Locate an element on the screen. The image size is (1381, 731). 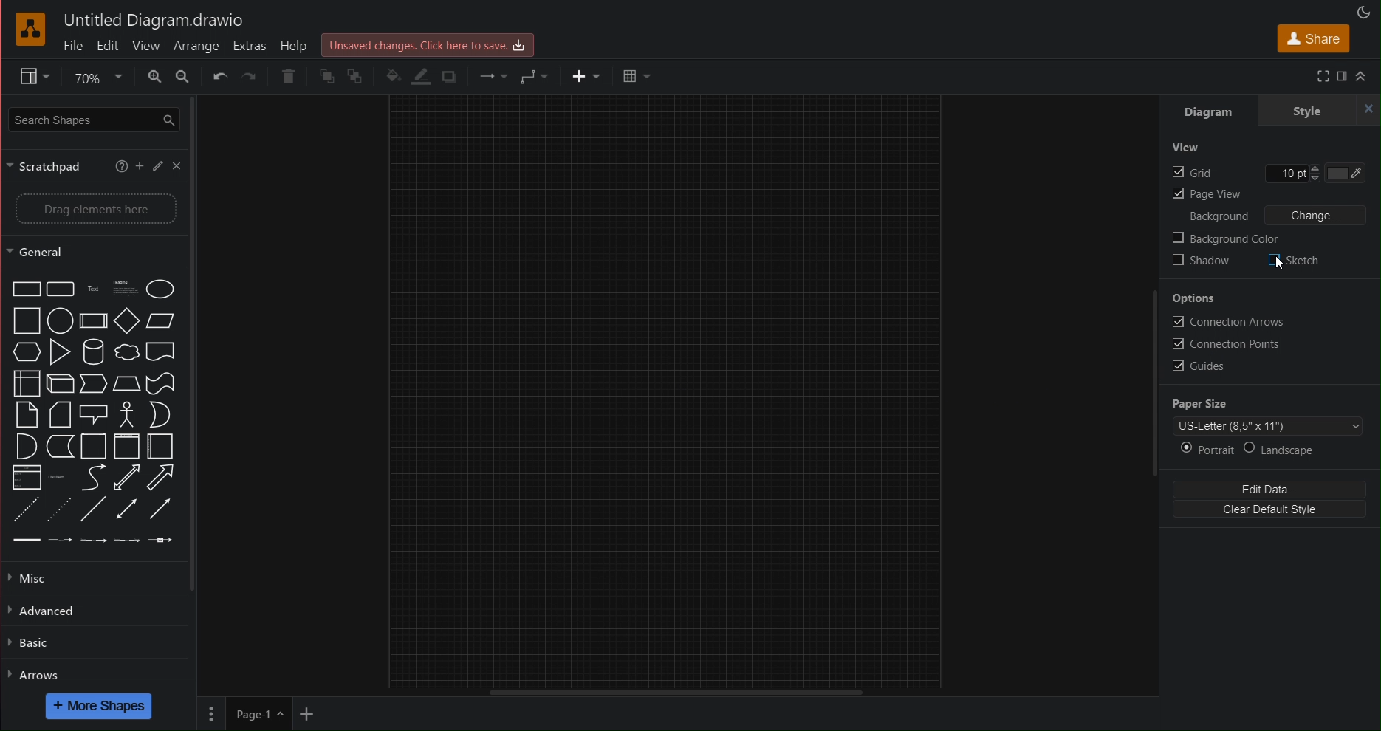
Drag elements is located at coordinates (87, 210).